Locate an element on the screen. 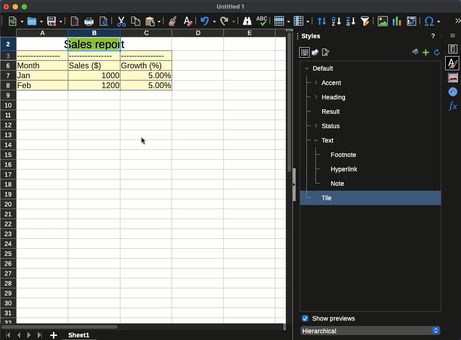 The image size is (461, 340). feb is located at coordinates (25, 85).